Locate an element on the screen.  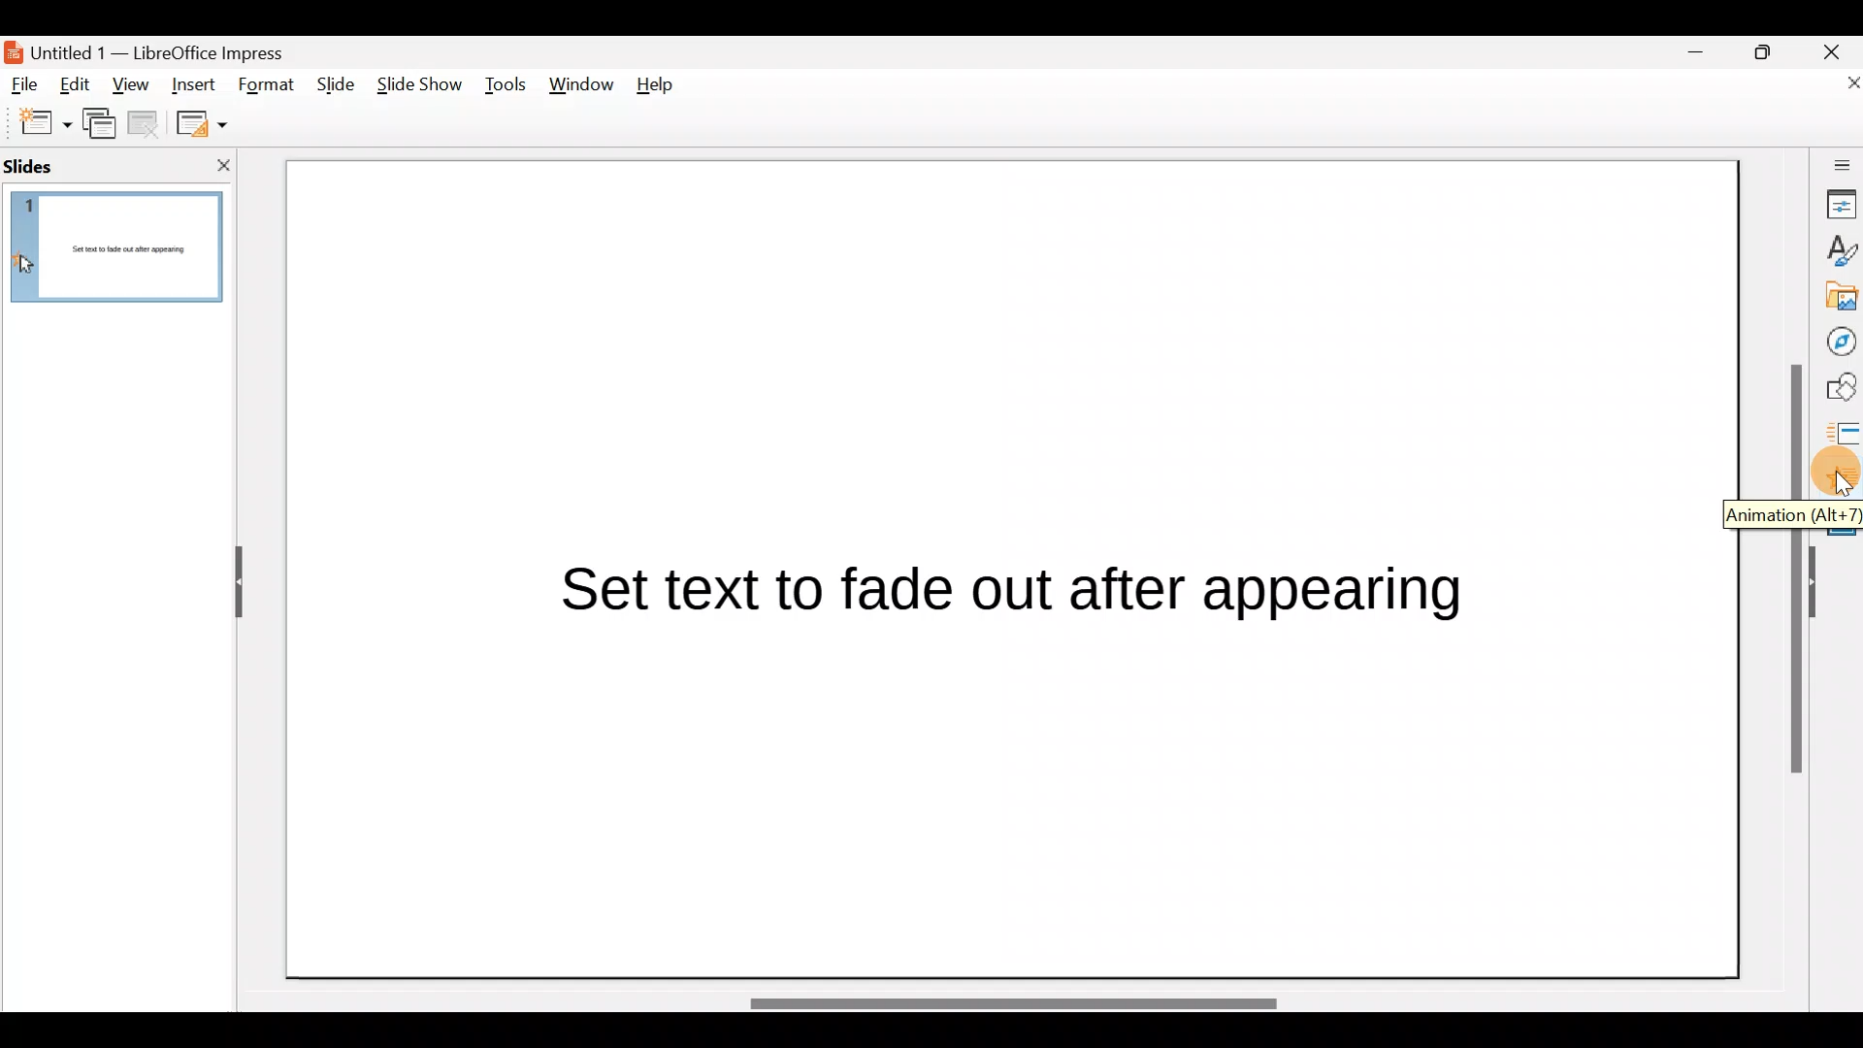
Duplicate slide is located at coordinates (103, 127).